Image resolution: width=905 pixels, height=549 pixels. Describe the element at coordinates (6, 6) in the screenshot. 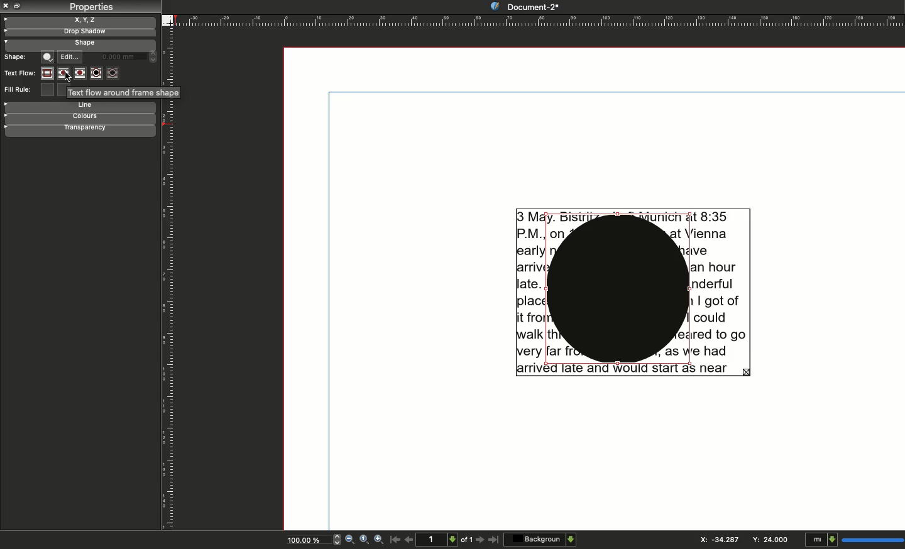

I see `Close` at that location.